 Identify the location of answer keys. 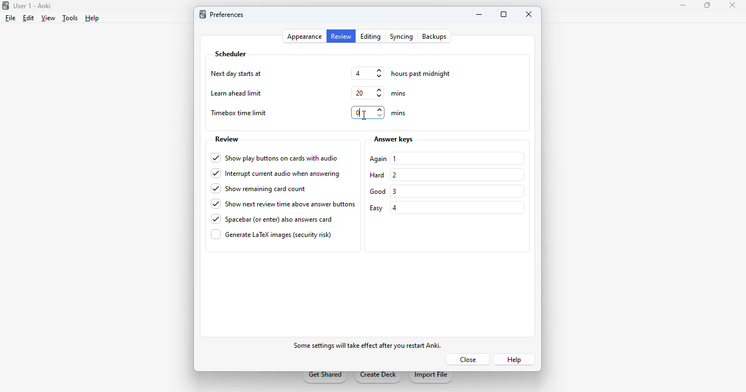
(393, 139).